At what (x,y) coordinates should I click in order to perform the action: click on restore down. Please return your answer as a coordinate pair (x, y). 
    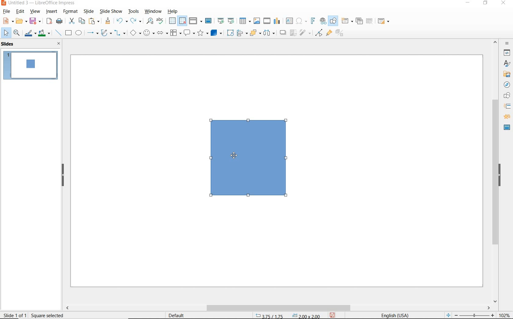
    Looking at the image, I should click on (486, 4).